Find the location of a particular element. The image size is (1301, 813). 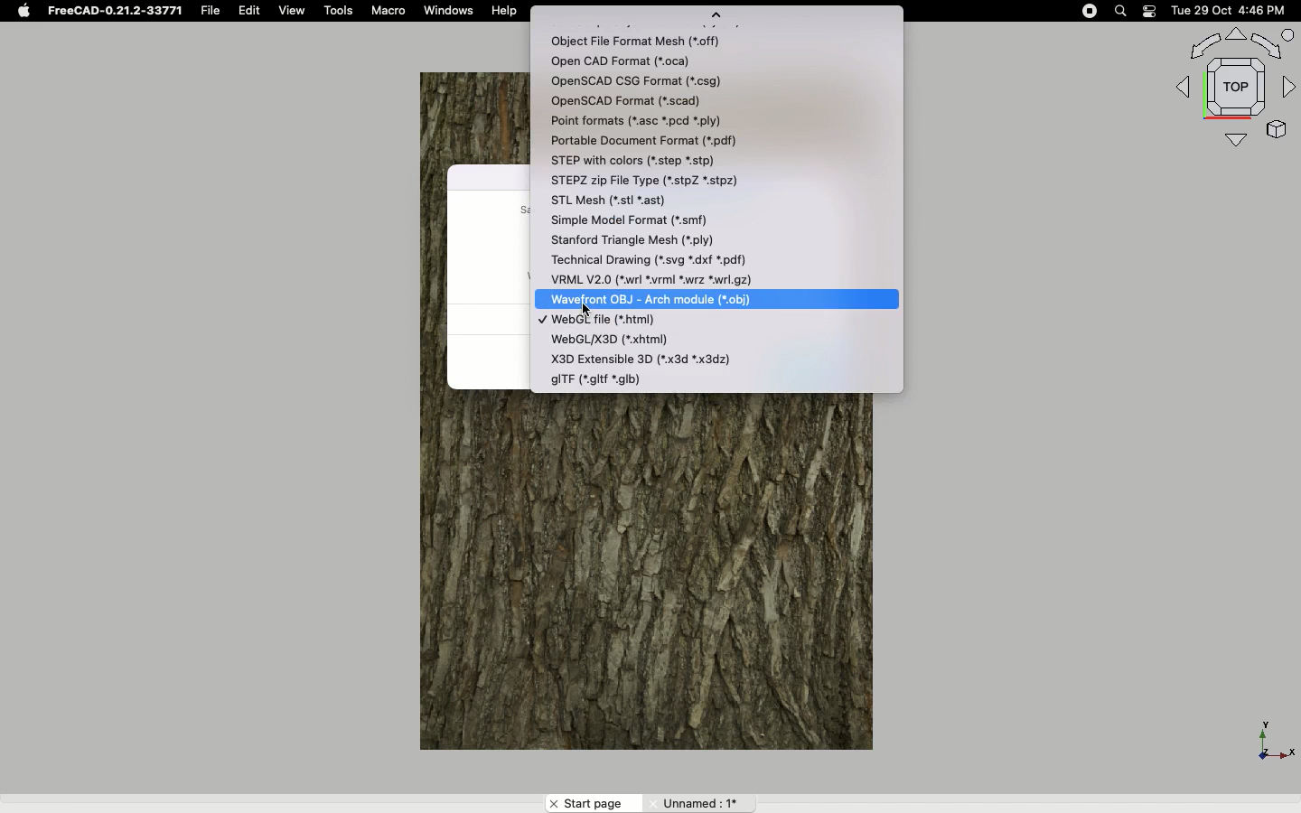

Apple logo is located at coordinates (23, 11).